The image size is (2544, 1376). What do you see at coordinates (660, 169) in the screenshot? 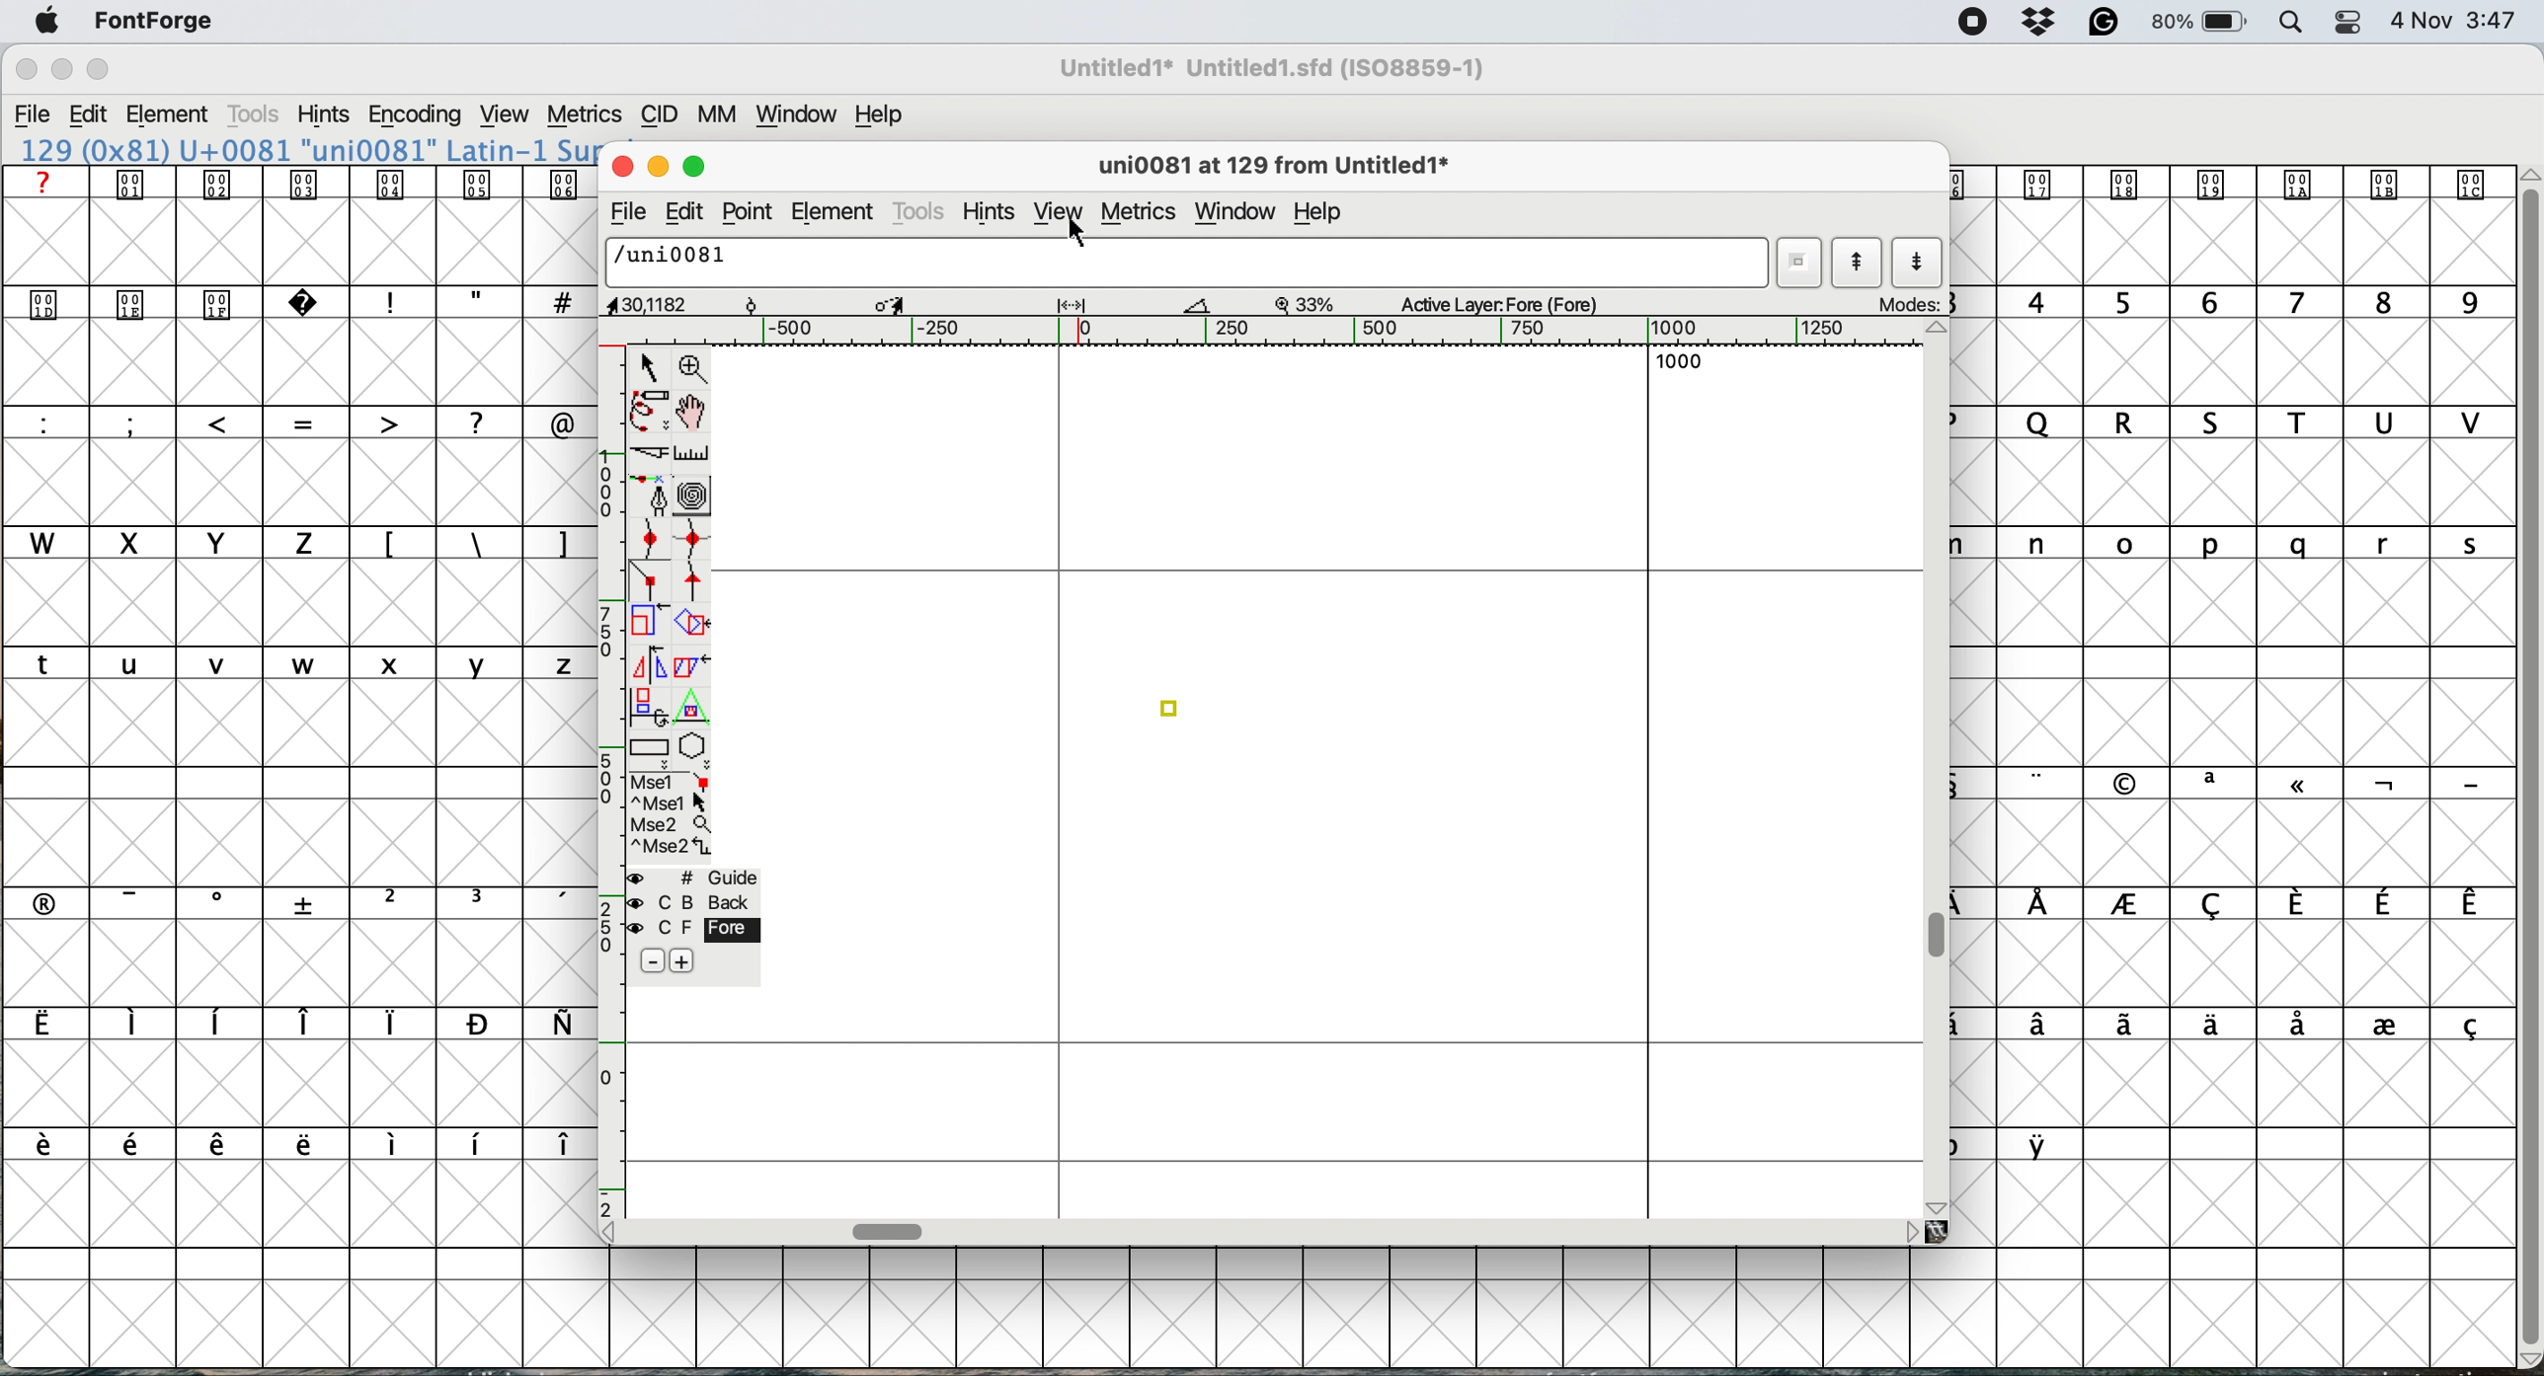
I see `minimise` at bounding box center [660, 169].